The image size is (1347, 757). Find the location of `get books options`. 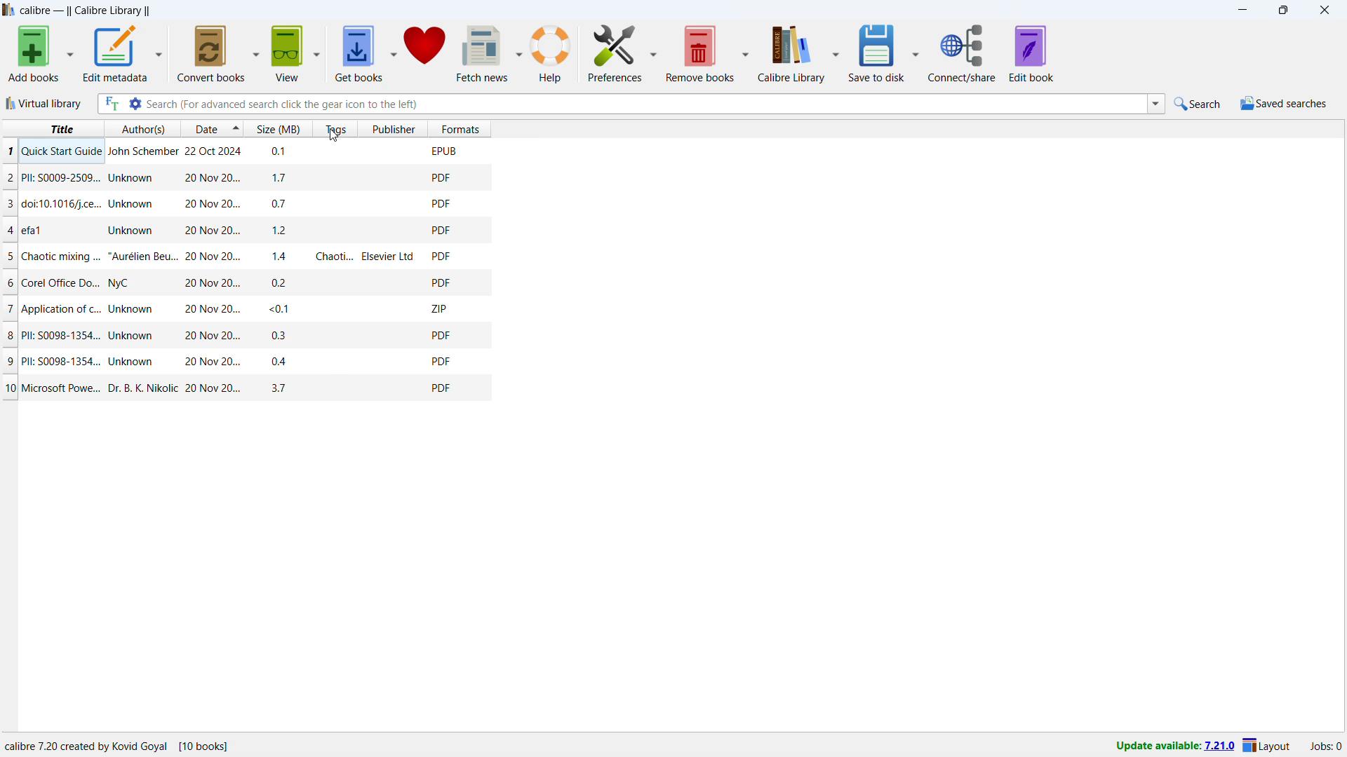

get books options is located at coordinates (393, 51).